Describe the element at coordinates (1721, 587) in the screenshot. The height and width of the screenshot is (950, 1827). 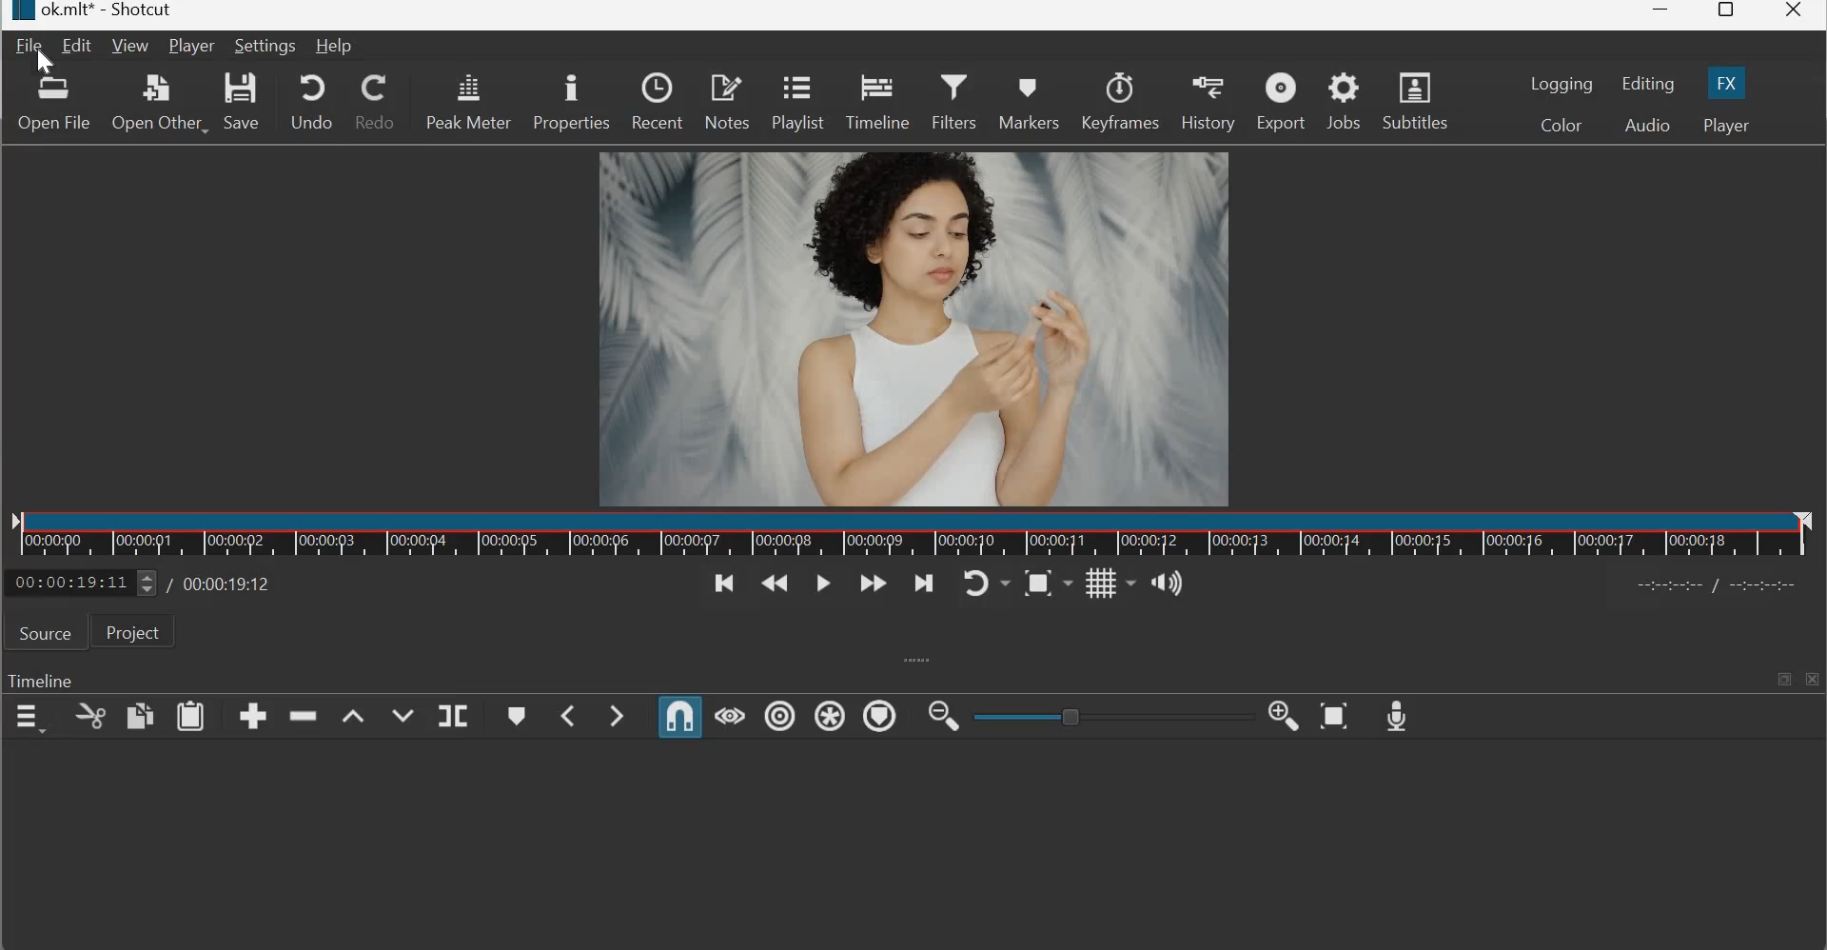
I see `in point` at that location.